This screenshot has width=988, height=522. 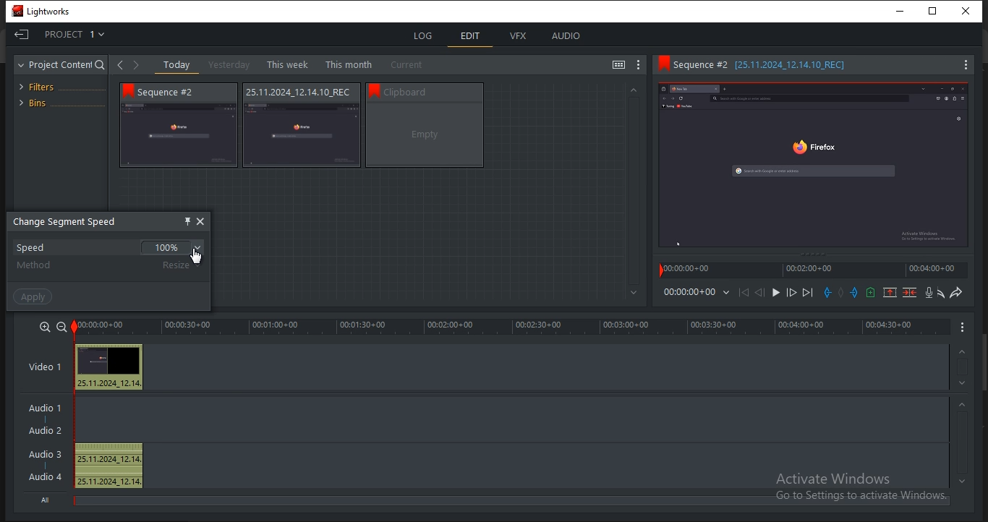 I want to click on remove a marked section, so click(x=890, y=293).